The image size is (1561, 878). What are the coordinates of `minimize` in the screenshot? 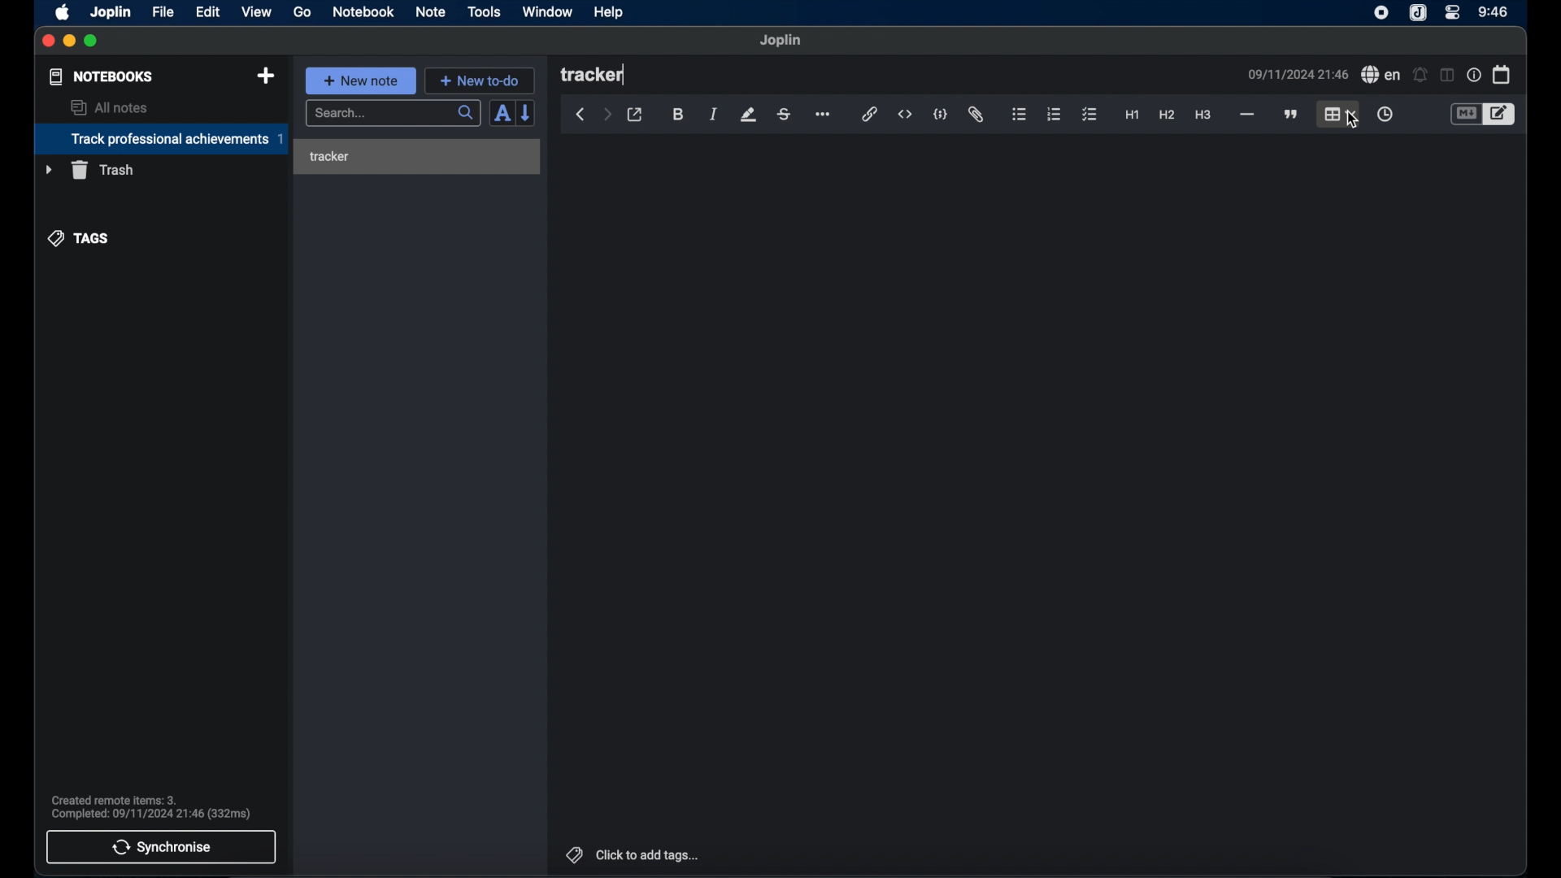 It's located at (70, 41).